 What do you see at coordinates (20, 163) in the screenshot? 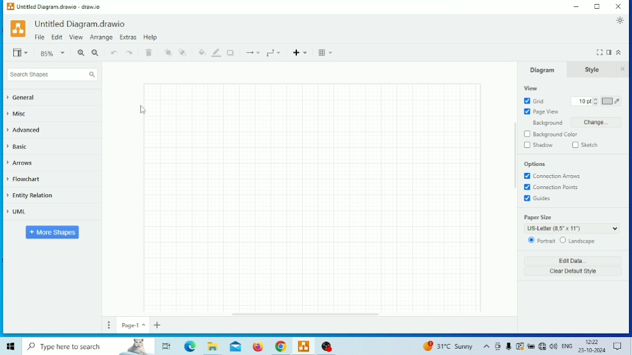
I see `Arrows` at bounding box center [20, 163].